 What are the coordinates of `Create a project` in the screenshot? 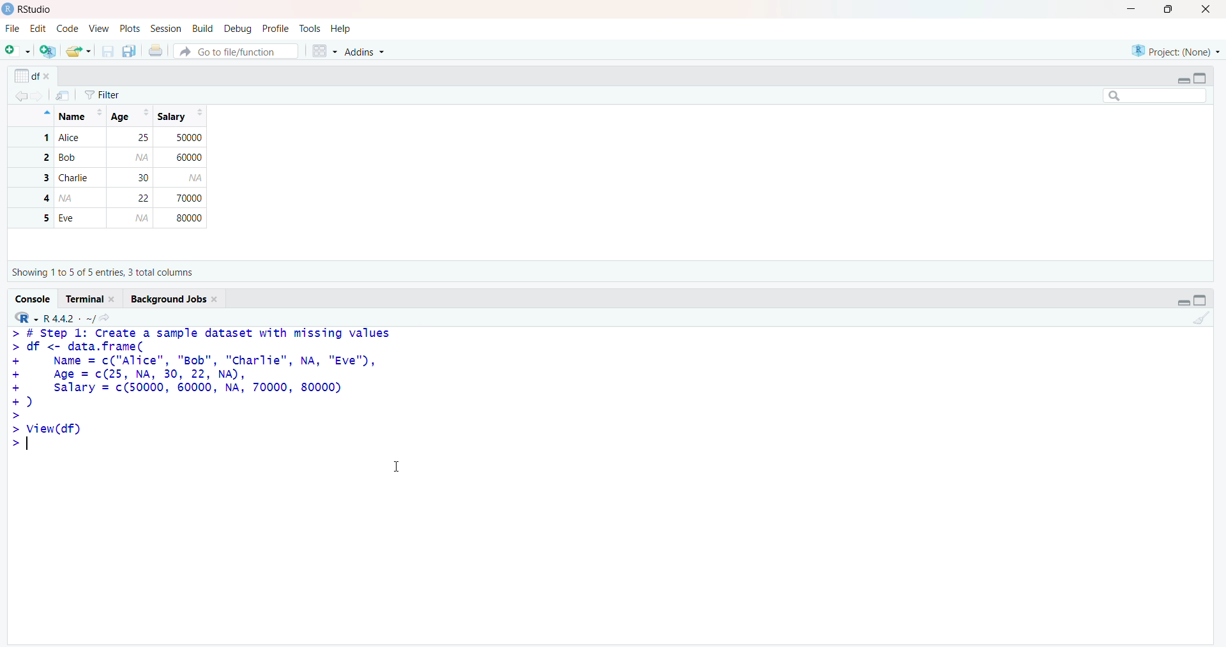 It's located at (46, 51).